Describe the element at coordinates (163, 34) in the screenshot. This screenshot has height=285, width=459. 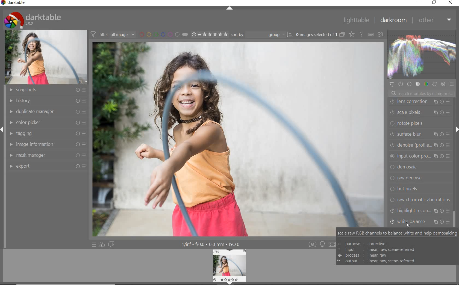
I see `filter by image color label` at that location.